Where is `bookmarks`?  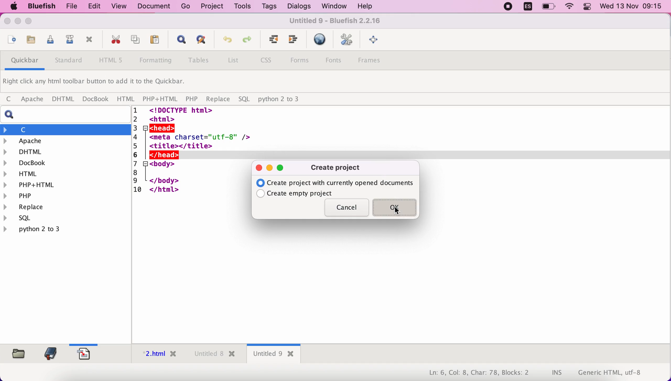
bookmarks is located at coordinates (49, 353).